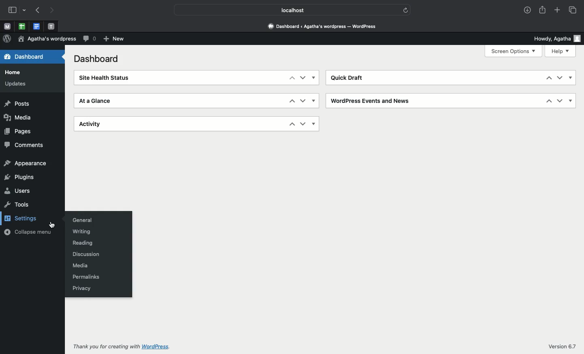 Image resolution: width=584 pixels, height=354 pixels. What do you see at coordinates (27, 231) in the screenshot?
I see `Collapse menu` at bounding box center [27, 231].